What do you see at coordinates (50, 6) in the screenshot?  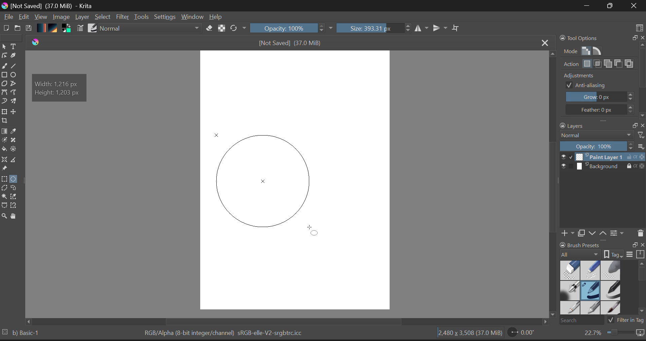 I see `Window Title` at bounding box center [50, 6].